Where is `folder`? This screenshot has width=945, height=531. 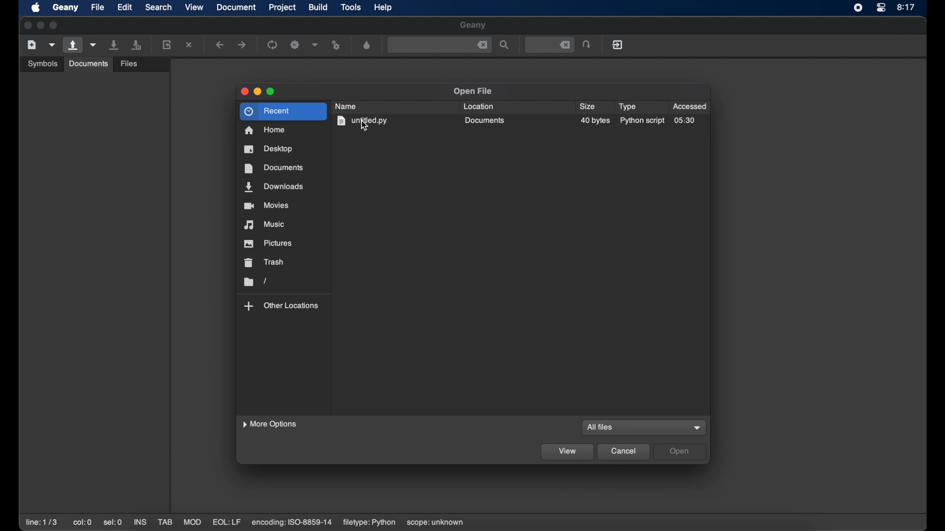 folder is located at coordinates (255, 282).